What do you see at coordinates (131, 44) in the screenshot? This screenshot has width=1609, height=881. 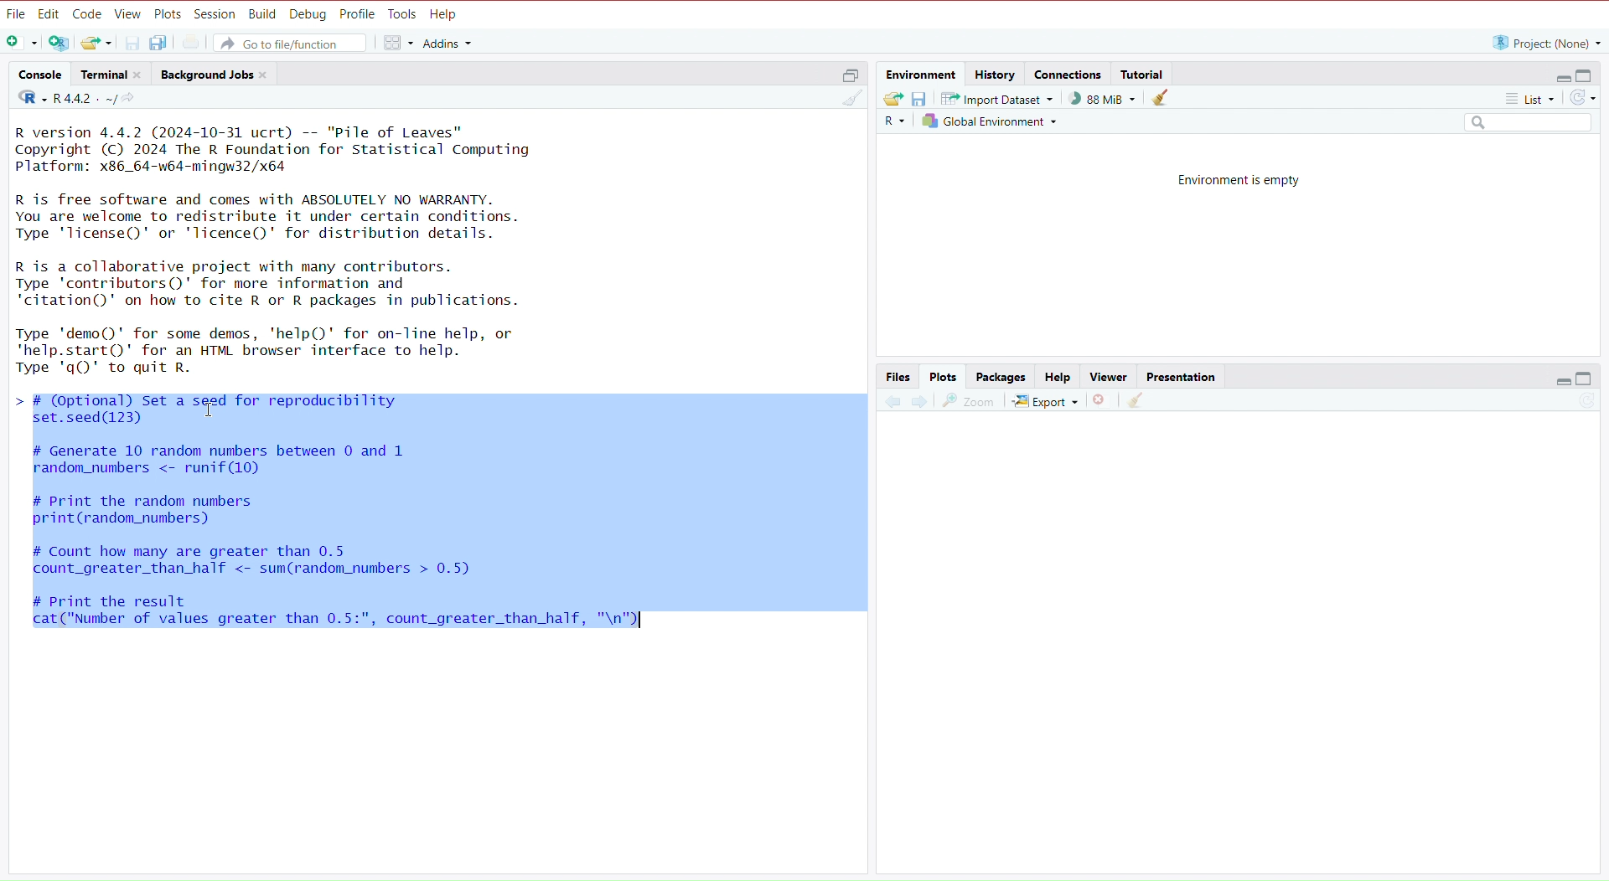 I see `Save current file` at bounding box center [131, 44].